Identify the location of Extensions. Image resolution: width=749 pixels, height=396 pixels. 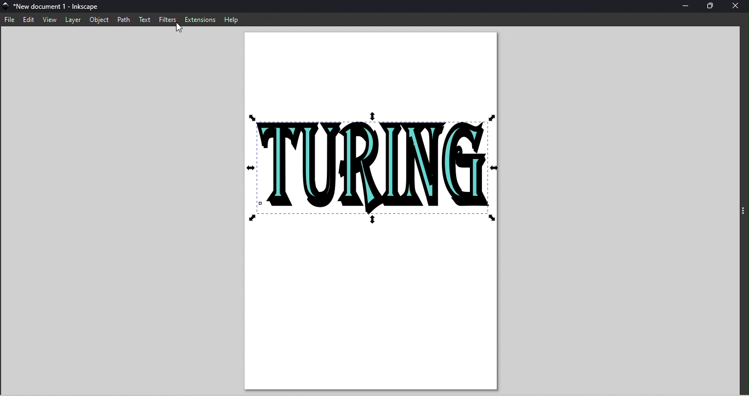
(200, 19).